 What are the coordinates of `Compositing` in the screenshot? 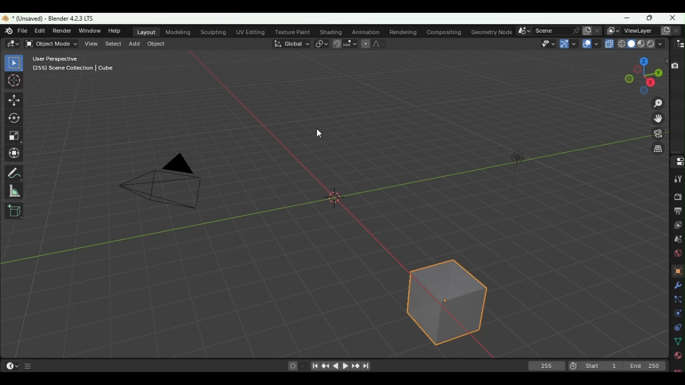 It's located at (444, 32).